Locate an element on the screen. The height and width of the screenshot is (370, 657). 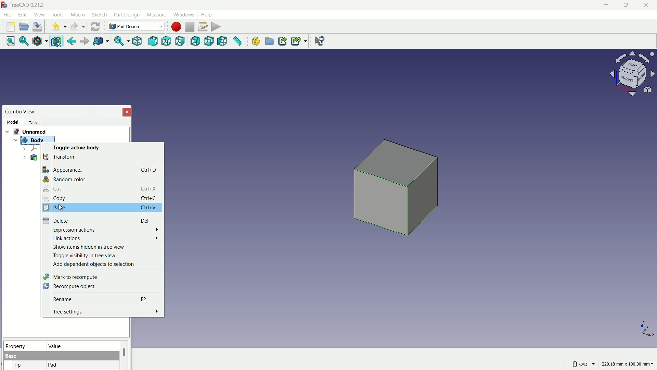
Copy Ctrl+C is located at coordinates (100, 198).